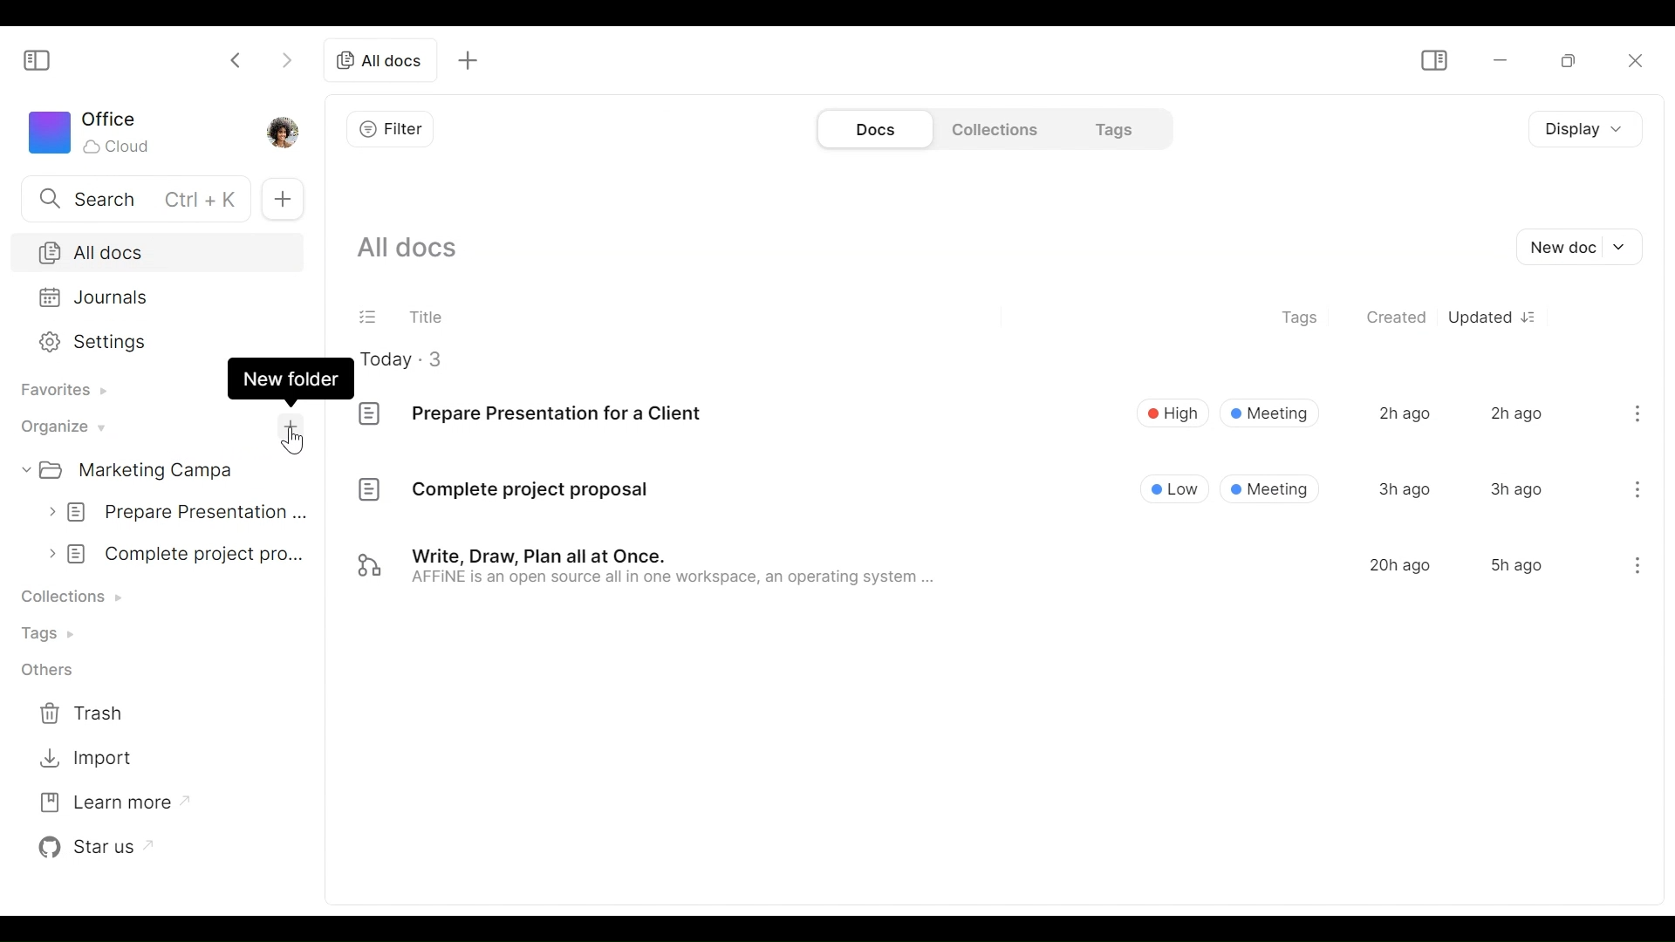 Image resolution: width=1675 pixels, height=942 pixels. Describe the element at coordinates (1271, 488) in the screenshot. I see `® Meeting` at that location.